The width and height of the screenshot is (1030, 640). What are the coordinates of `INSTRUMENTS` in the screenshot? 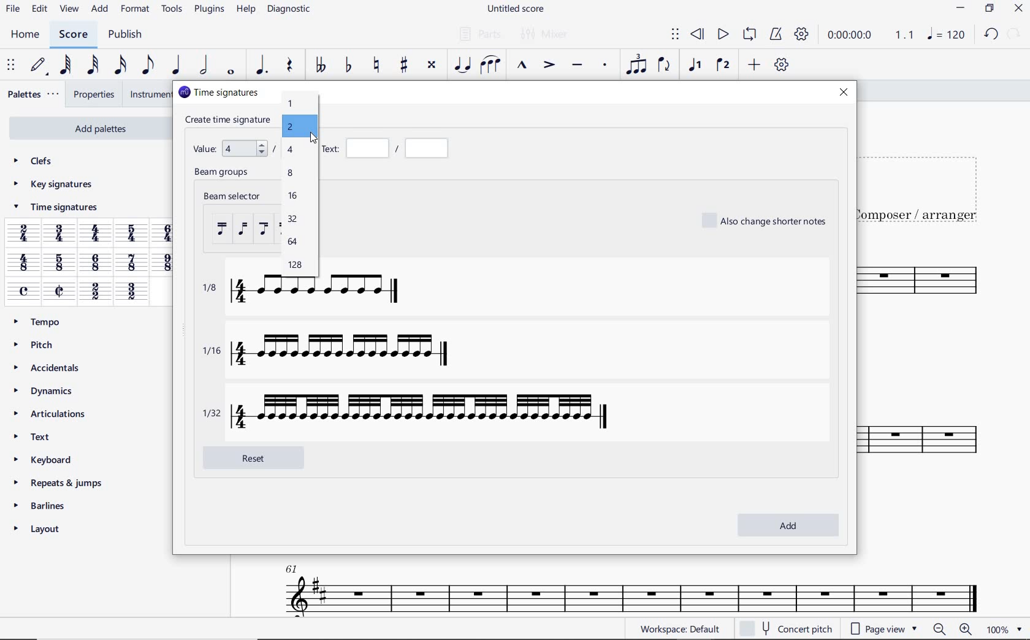 It's located at (148, 94).